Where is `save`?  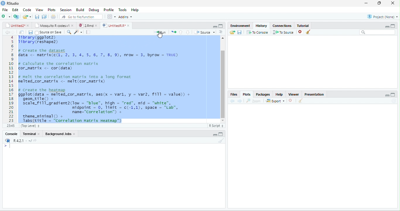
save is located at coordinates (29, 32).